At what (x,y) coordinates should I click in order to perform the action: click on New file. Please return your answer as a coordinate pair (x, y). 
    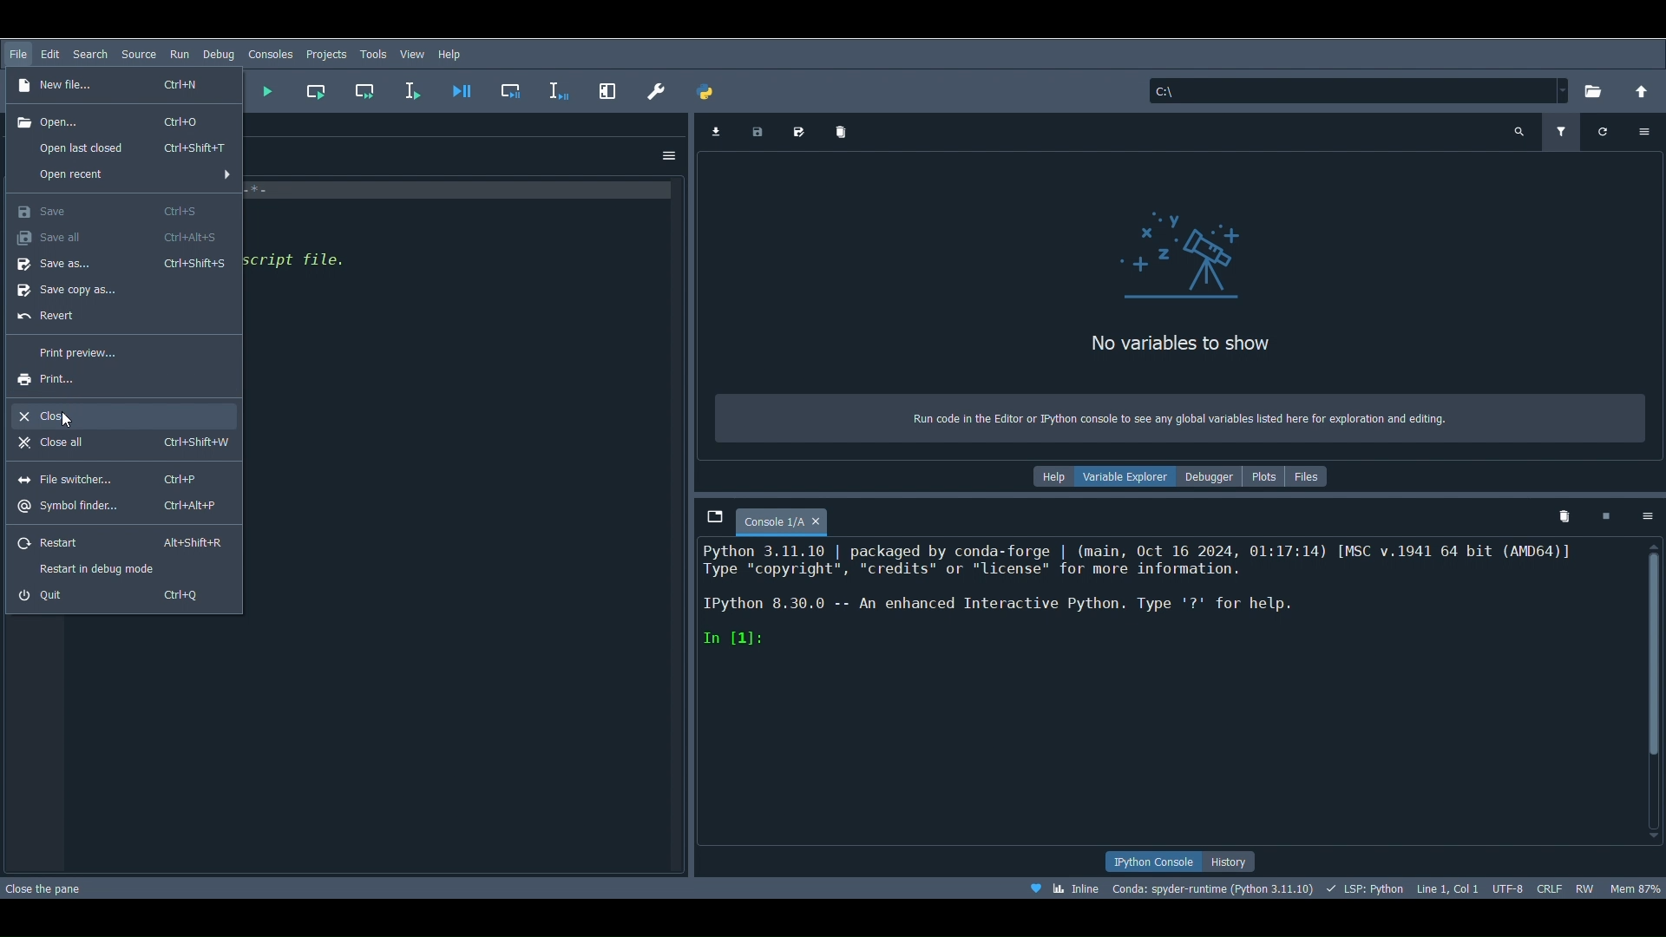
    Looking at the image, I should click on (108, 84).